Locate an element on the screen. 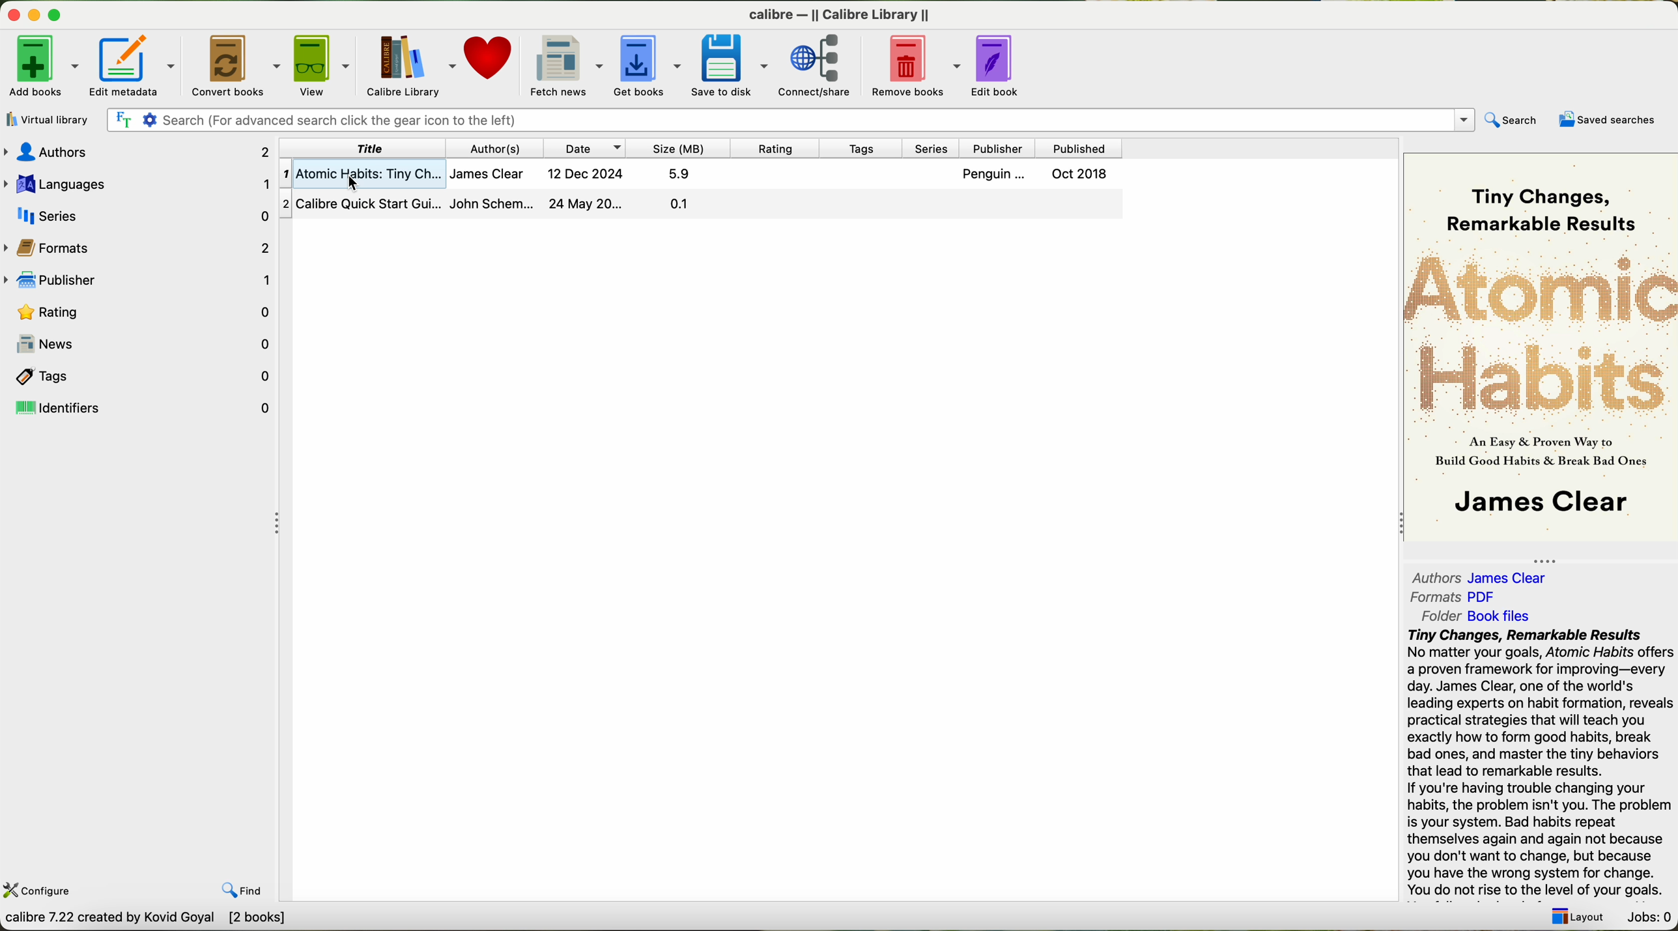 Image resolution: width=1678 pixels, height=931 pixels. save to disk is located at coordinates (731, 65).